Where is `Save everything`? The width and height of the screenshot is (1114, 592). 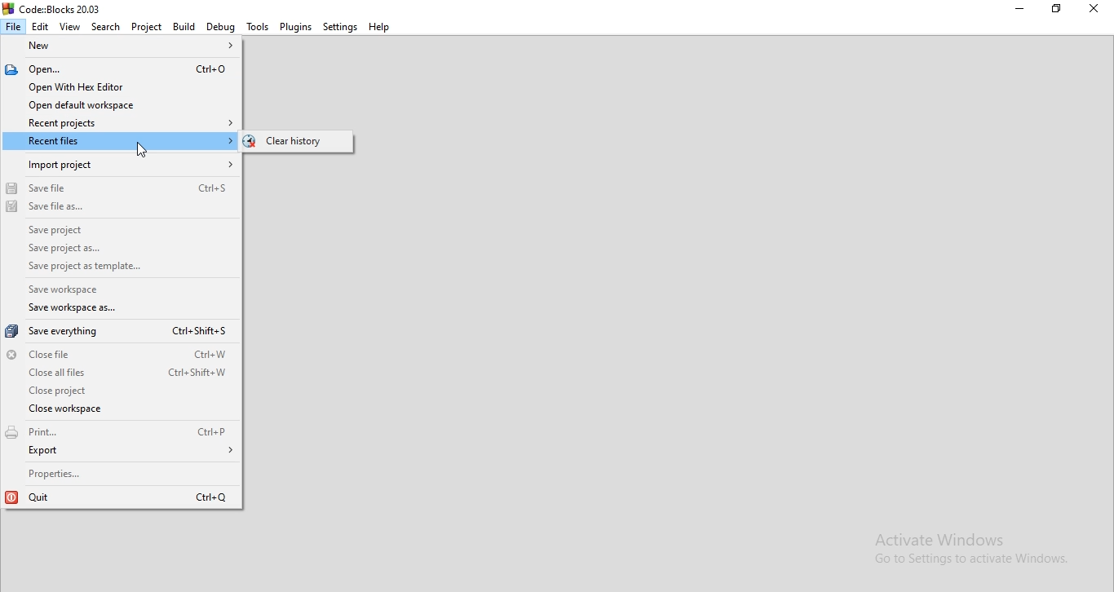 Save everything is located at coordinates (117, 333).